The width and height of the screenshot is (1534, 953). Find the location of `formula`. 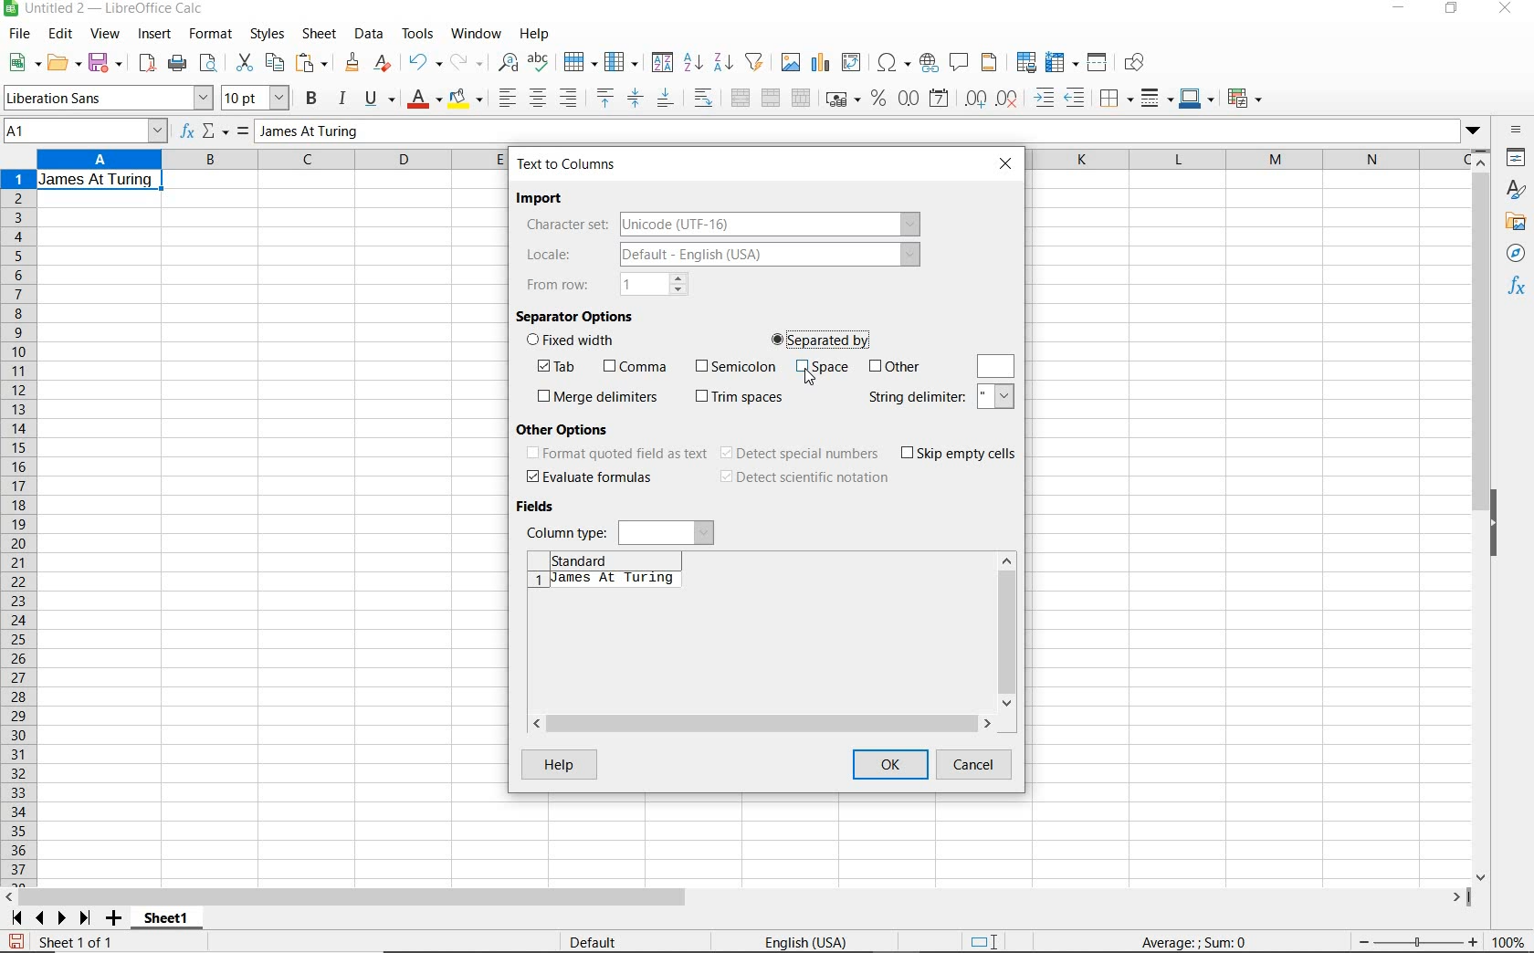

formula is located at coordinates (241, 132).